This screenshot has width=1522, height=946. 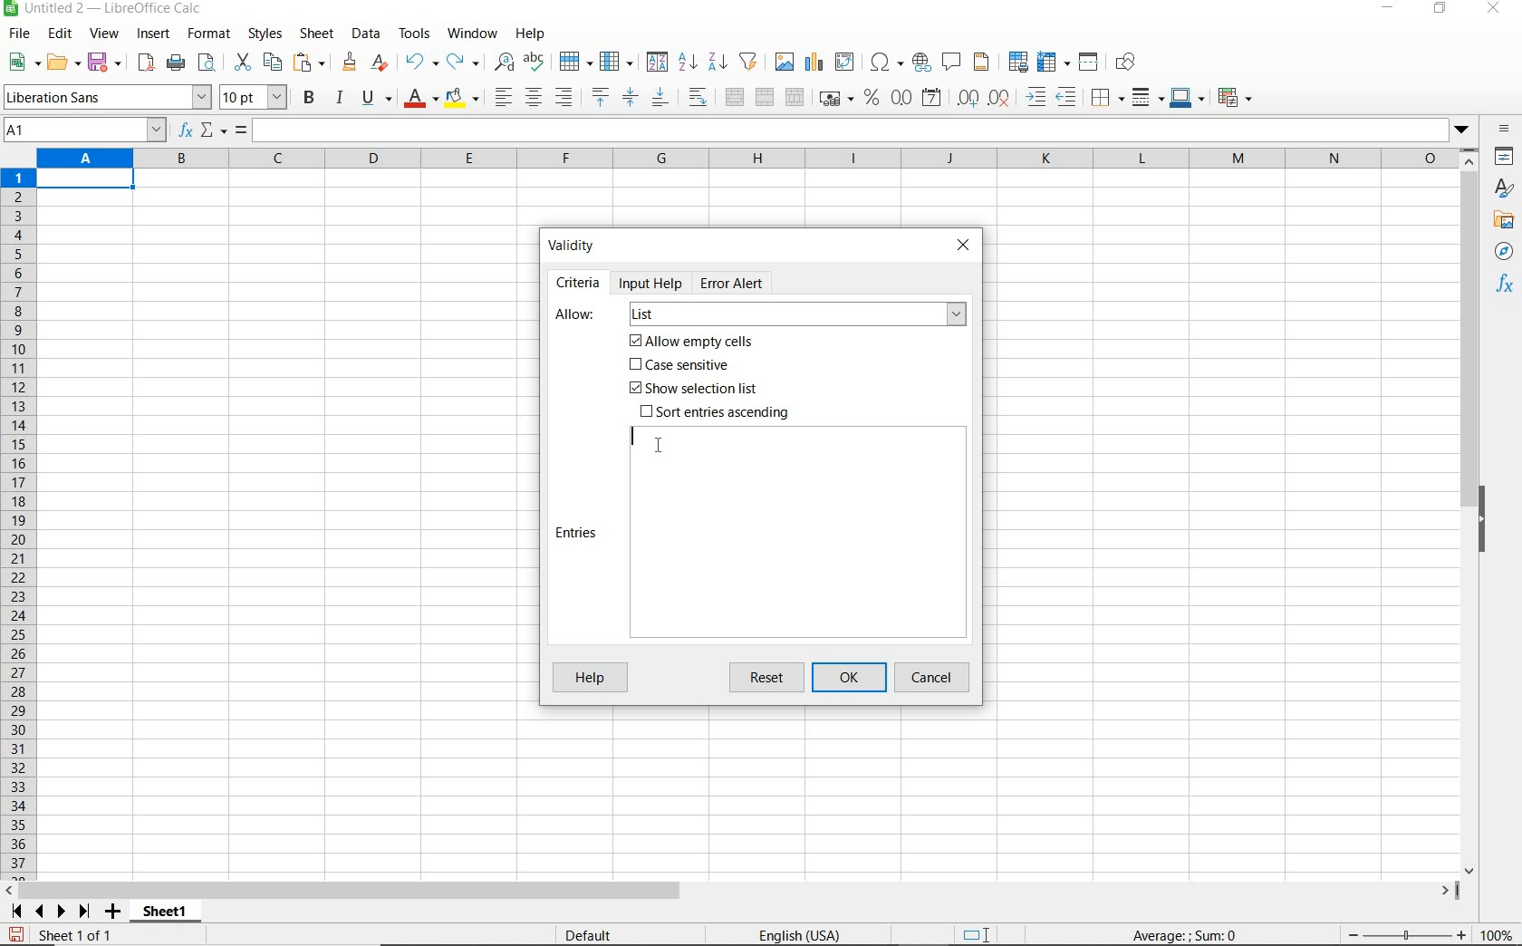 I want to click on ok, so click(x=853, y=678).